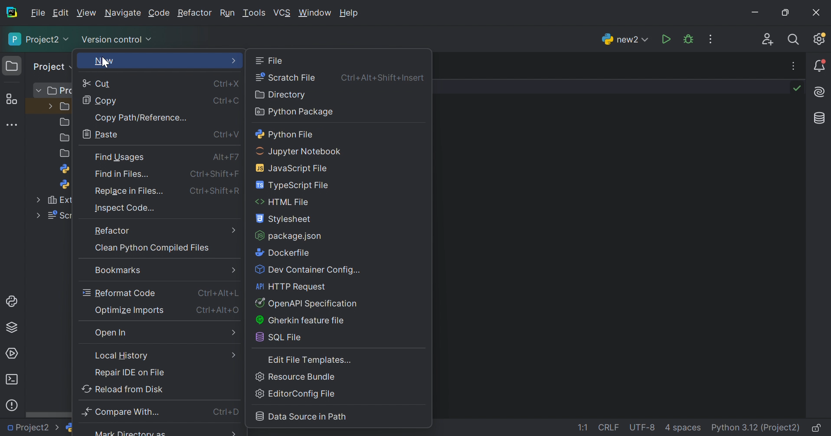 The width and height of the screenshot is (831, 436). What do you see at coordinates (235, 230) in the screenshot?
I see `More` at bounding box center [235, 230].